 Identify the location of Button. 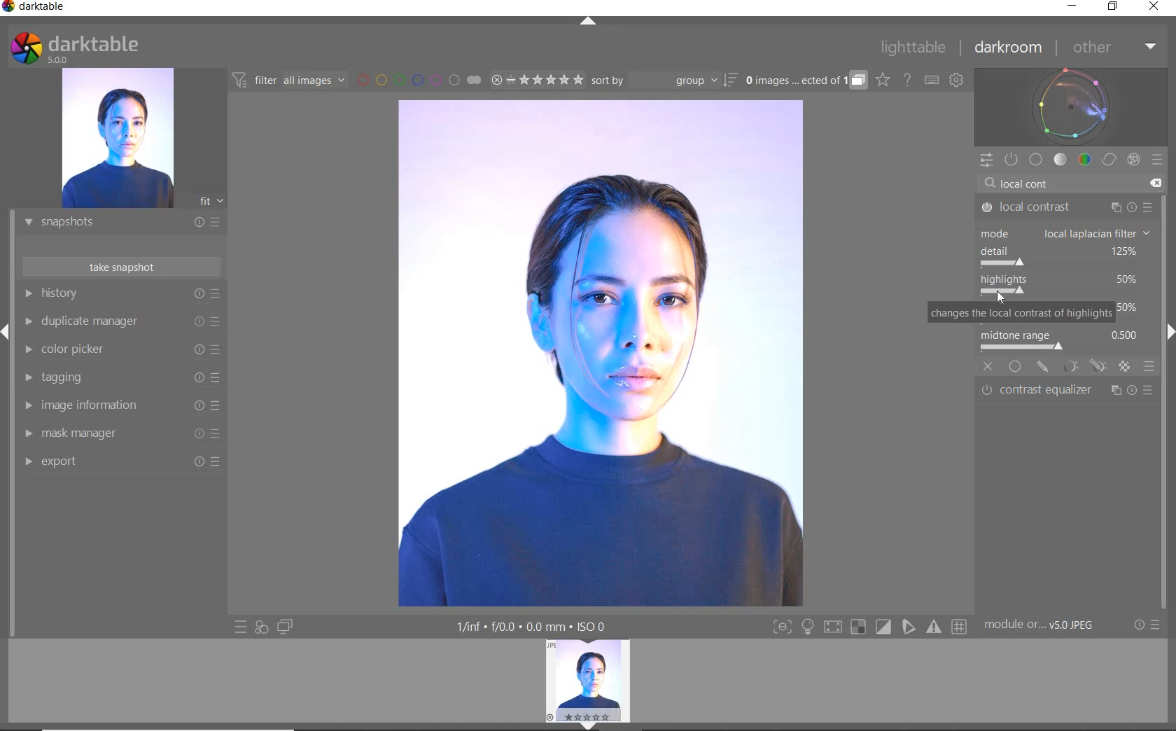
(909, 627).